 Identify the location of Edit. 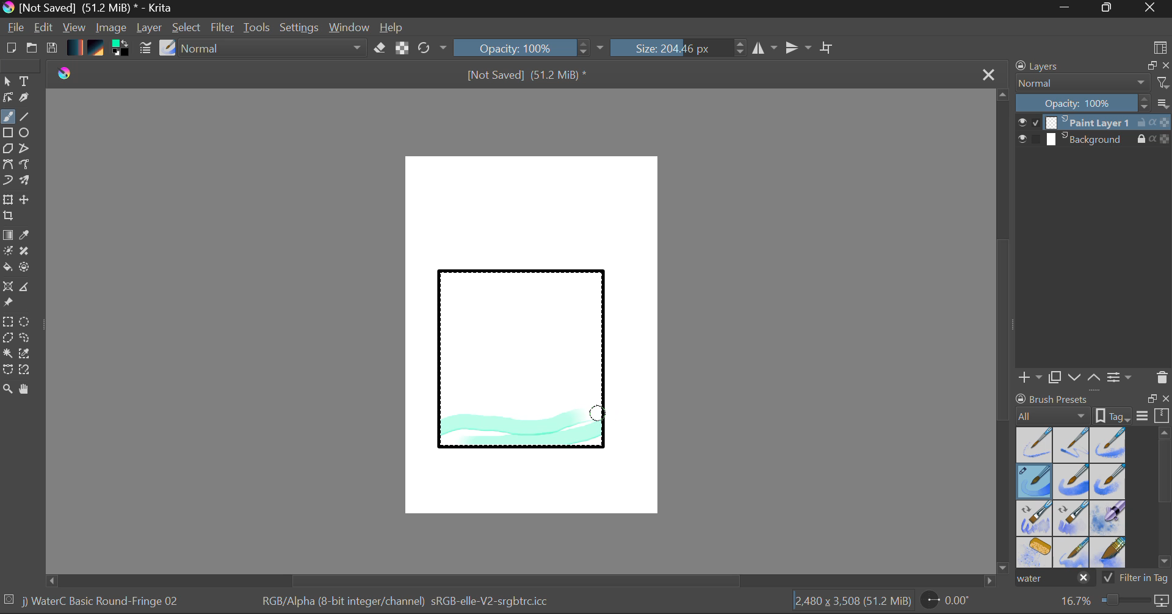
(44, 29).